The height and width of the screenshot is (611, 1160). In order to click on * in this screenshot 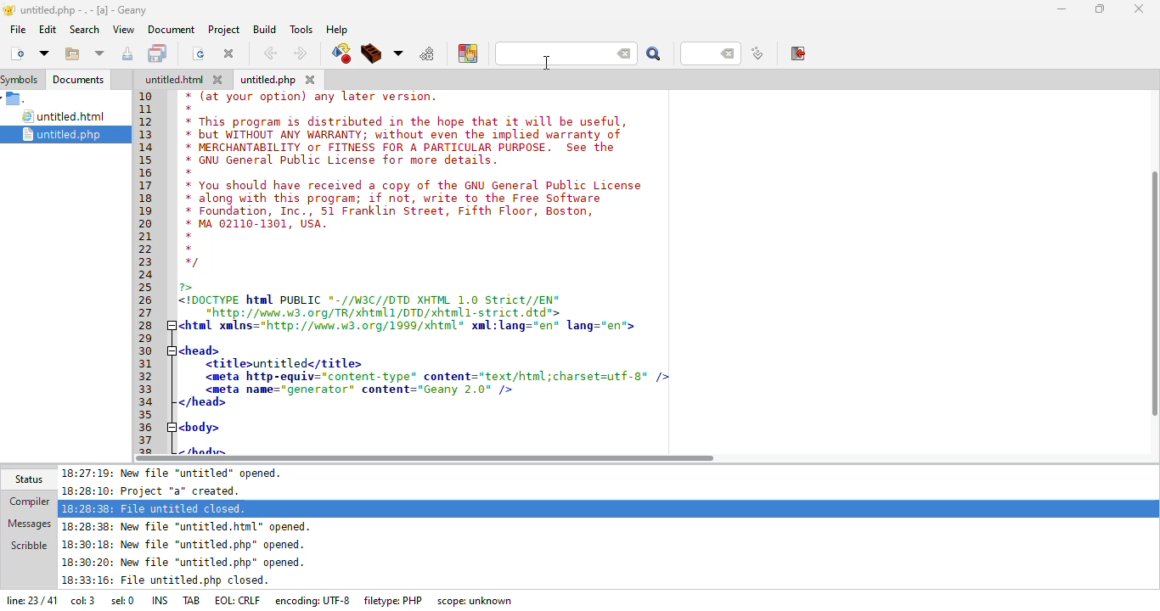, I will do `click(189, 109)`.